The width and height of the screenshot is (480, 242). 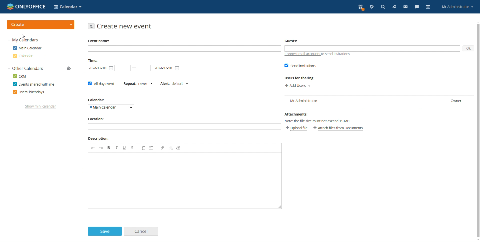 I want to click on my calendar, so click(x=25, y=40).